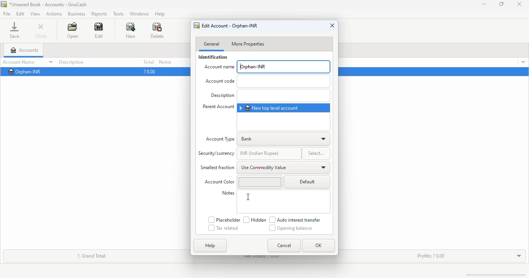 This screenshot has height=278, width=529. Describe the element at coordinates (54, 14) in the screenshot. I see `actions` at that location.